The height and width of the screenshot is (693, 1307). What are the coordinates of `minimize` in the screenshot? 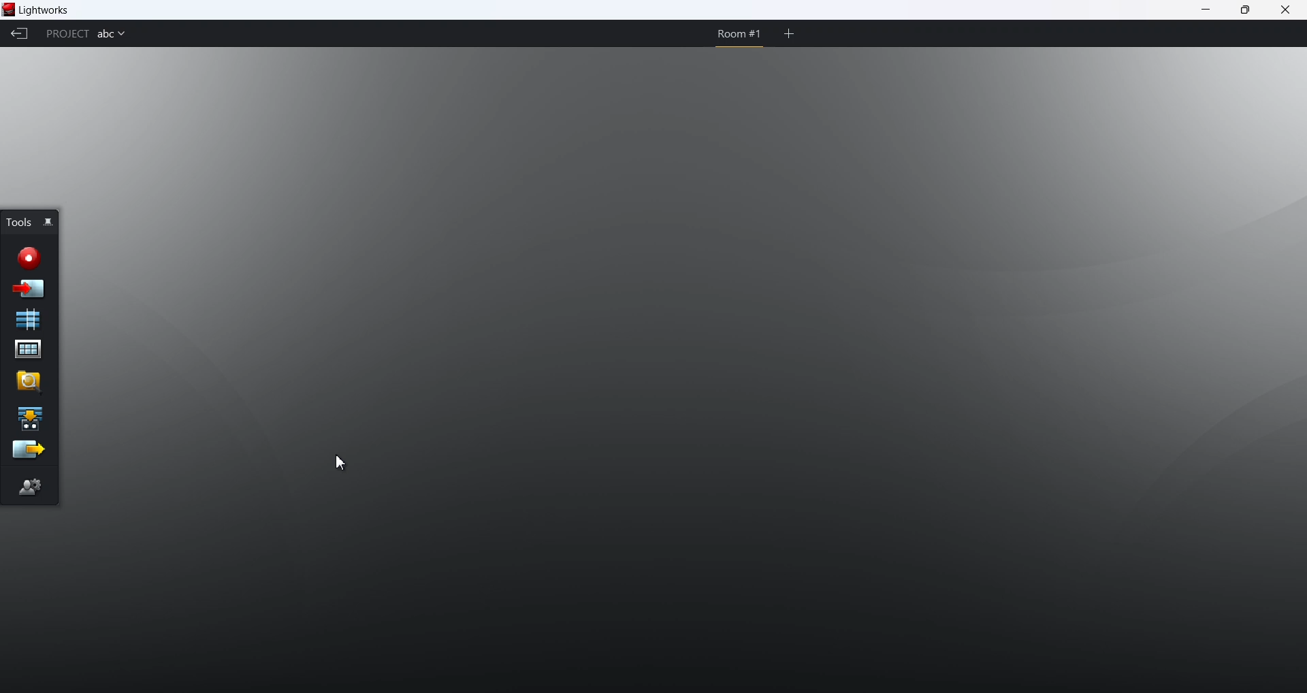 It's located at (1206, 11).